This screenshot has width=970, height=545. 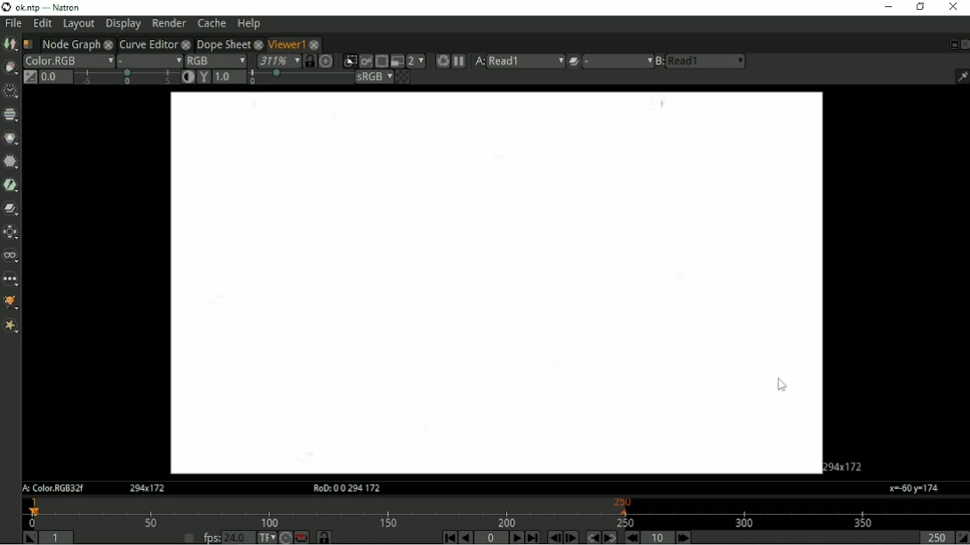 I want to click on Playback in point, so click(x=56, y=538).